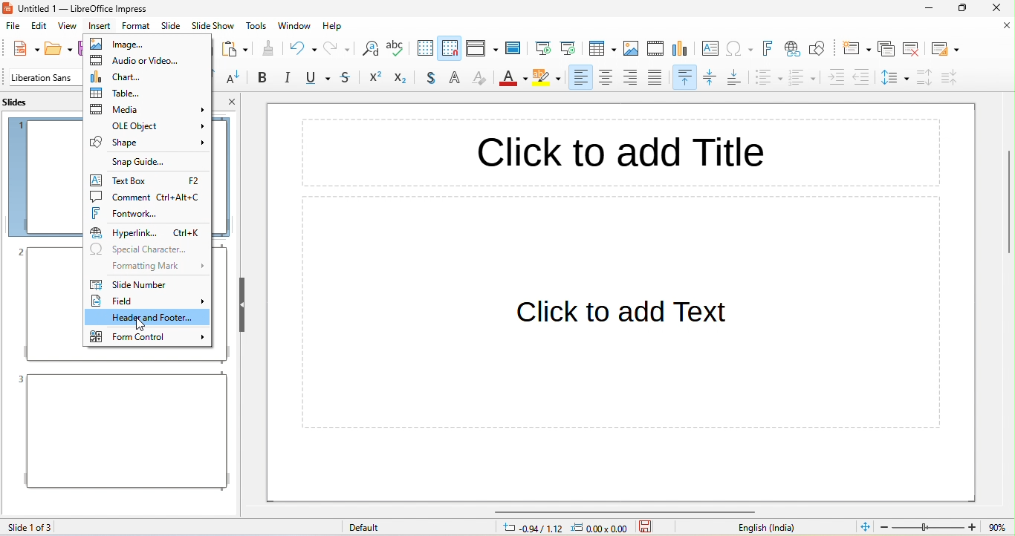 This screenshot has width=1015, height=536. I want to click on formatting mark, so click(152, 267).